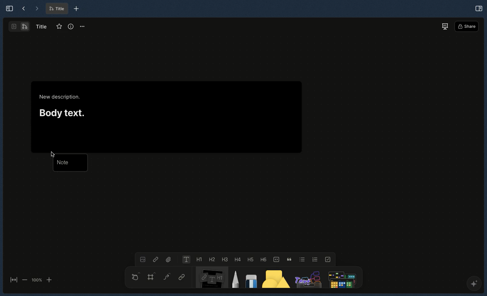 The height and width of the screenshot is (296, 487). Describe the element at coordinates (185, 259) in the screenshot. I see `Text` at that location.